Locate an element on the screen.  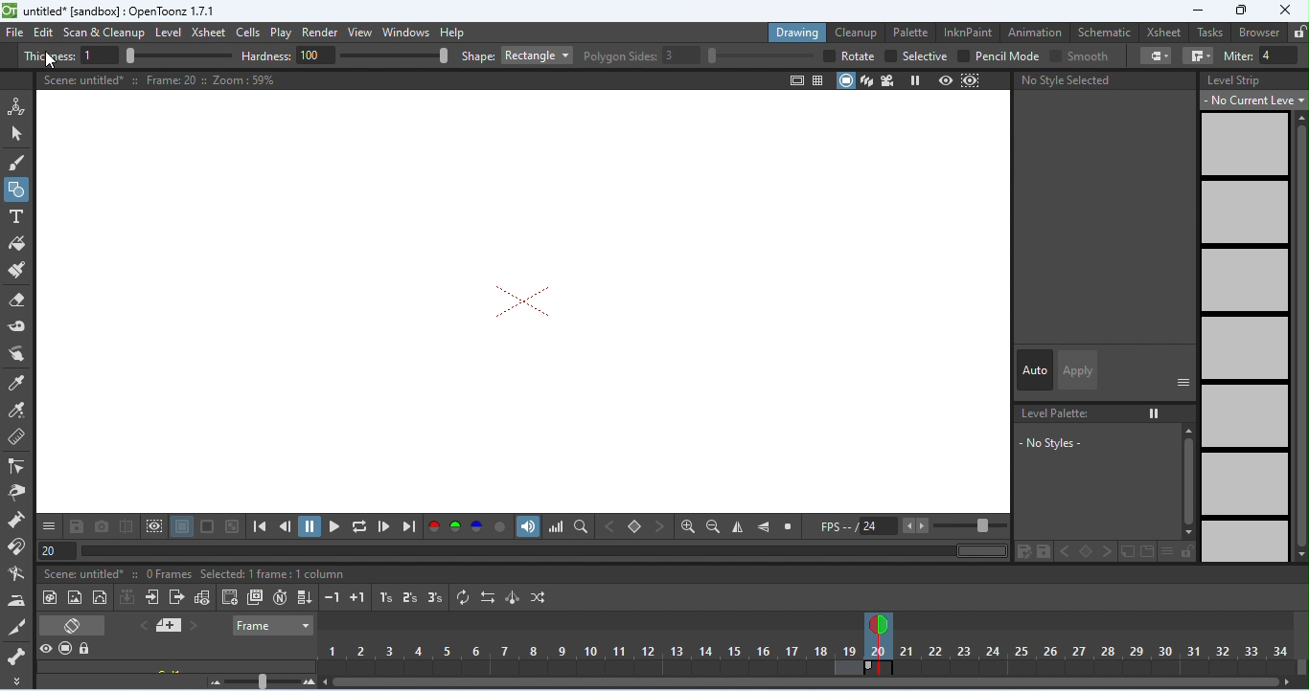
No level palette is located at coordinates (1060, 413).